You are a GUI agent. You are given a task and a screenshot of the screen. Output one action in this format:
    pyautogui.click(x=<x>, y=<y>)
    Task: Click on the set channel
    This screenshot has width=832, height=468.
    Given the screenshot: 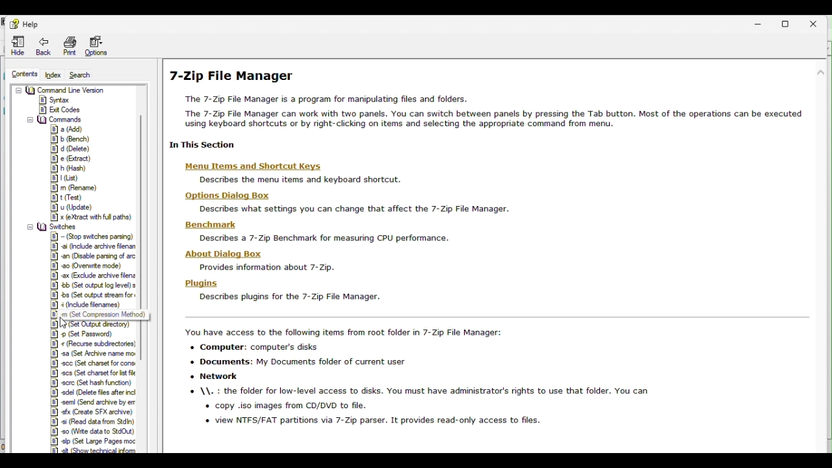 What is the action you would take?
    pyautogui.click(x=95, y=364)
    